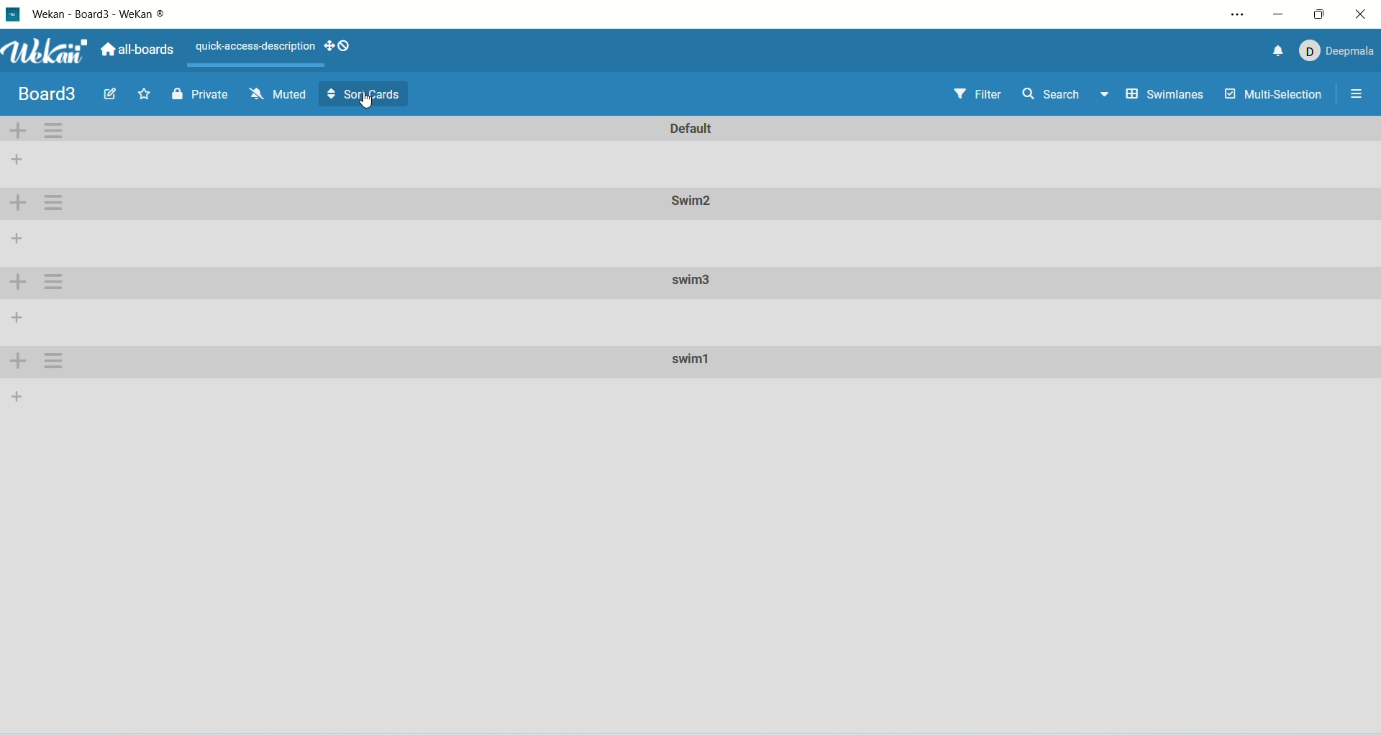  Describe the element at coordinates (18, 360) in the screenshot. I see `add swimlane` at that location.